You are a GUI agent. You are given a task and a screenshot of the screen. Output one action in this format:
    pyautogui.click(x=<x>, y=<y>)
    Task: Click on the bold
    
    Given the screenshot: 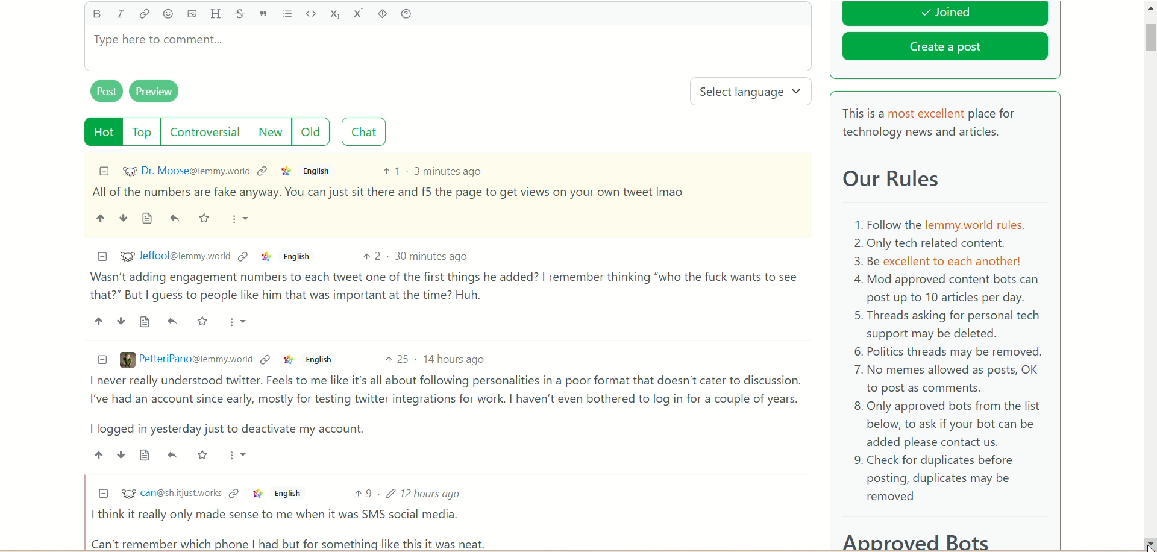 What is the action you would take?
    pyautogui.click(x=96, y=13)
    